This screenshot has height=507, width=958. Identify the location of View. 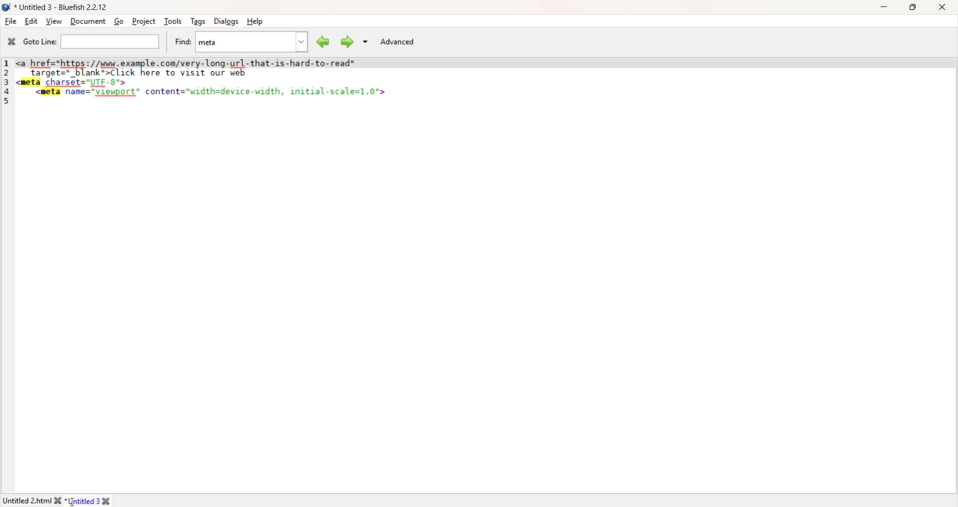
(53, 21).